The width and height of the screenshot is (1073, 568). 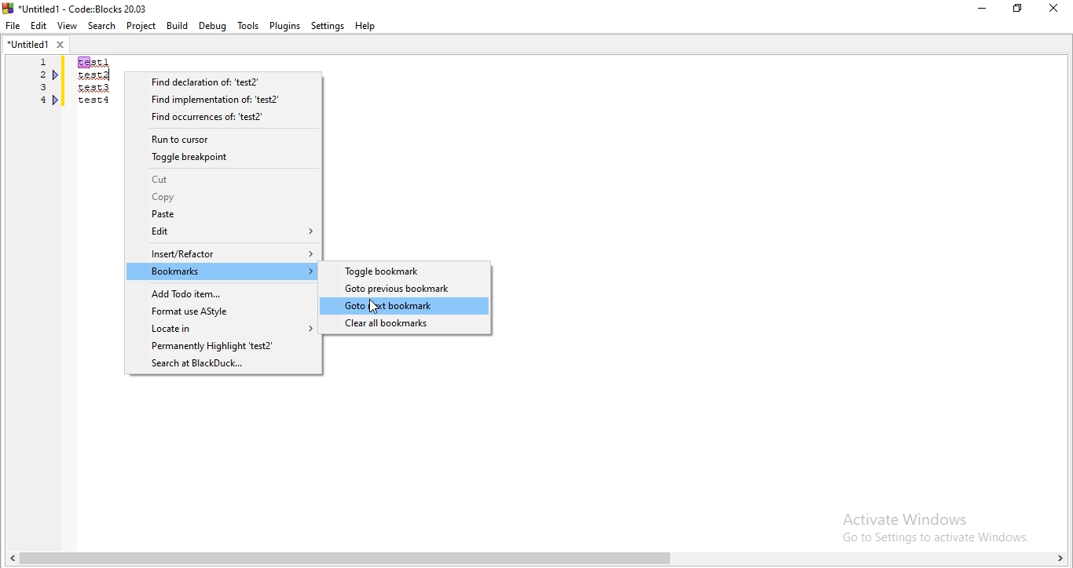 What do you see at coordinates (57, 75) in the screenshot?
I see `Debugger Point in 2 ` at bounding box center [57, 75].